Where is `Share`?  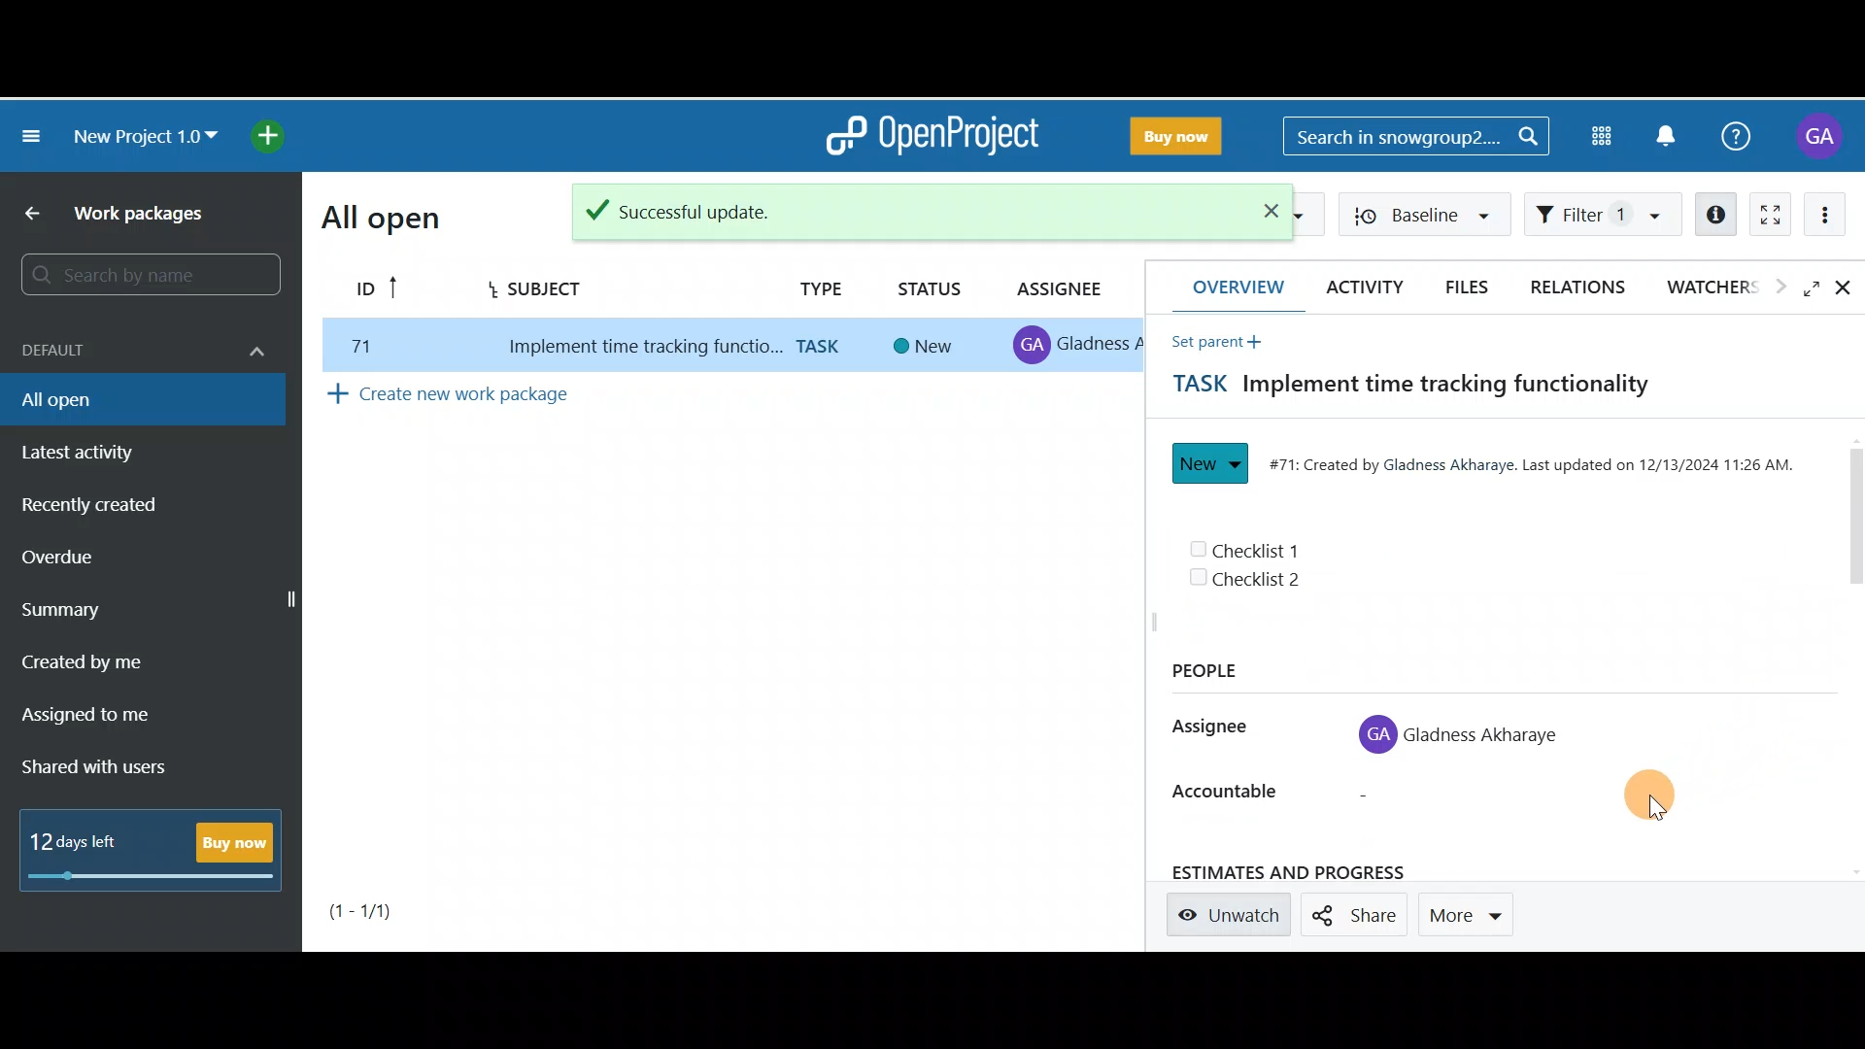 Share is located at coordinates (1356, 915).